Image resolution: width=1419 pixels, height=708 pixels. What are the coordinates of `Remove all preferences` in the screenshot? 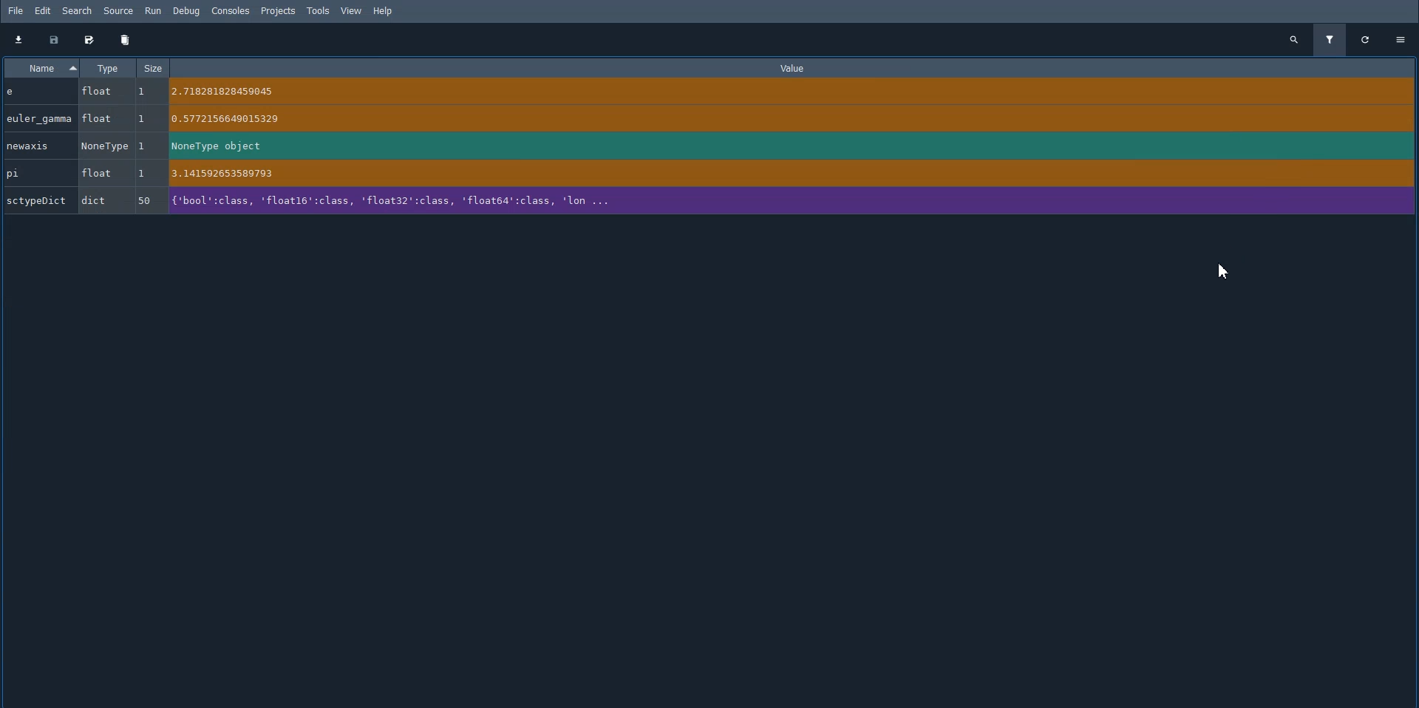 It's located at (126, 40).